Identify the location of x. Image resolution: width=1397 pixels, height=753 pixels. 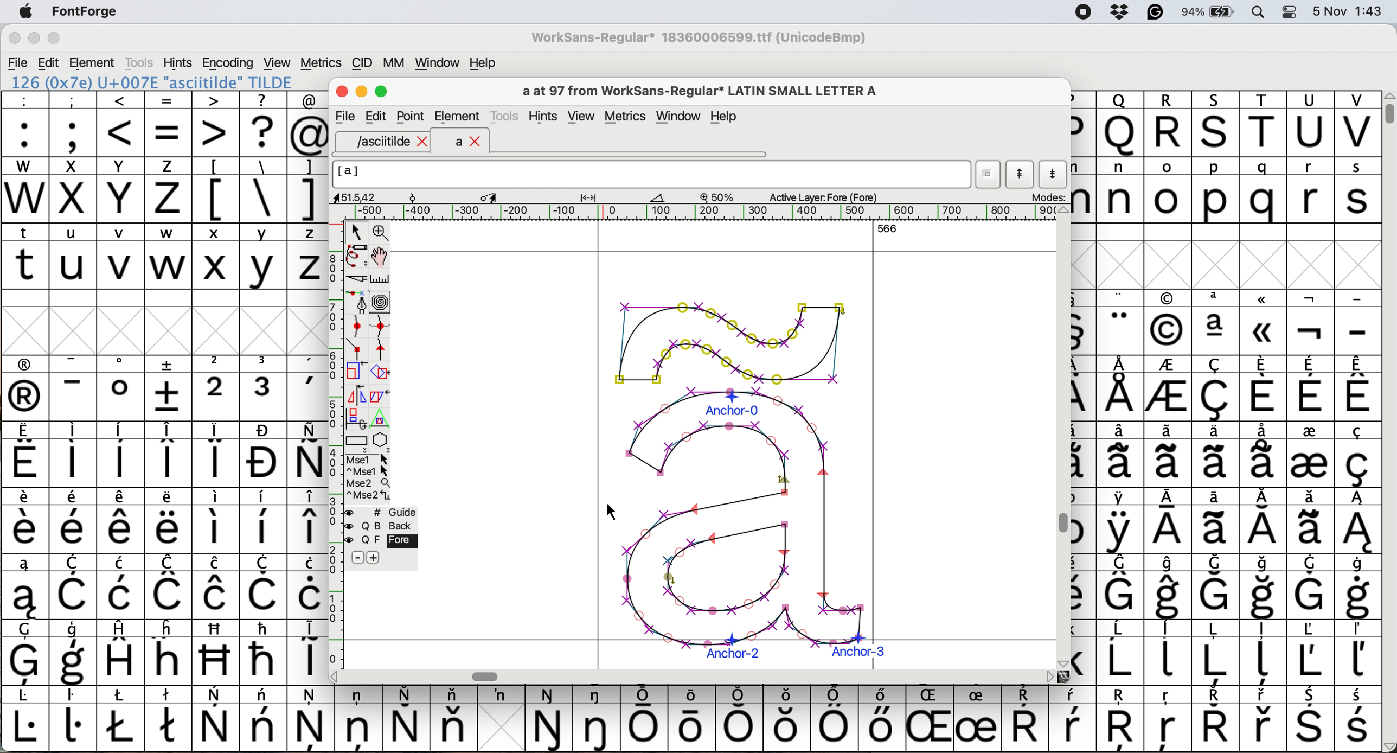
(72, 190).